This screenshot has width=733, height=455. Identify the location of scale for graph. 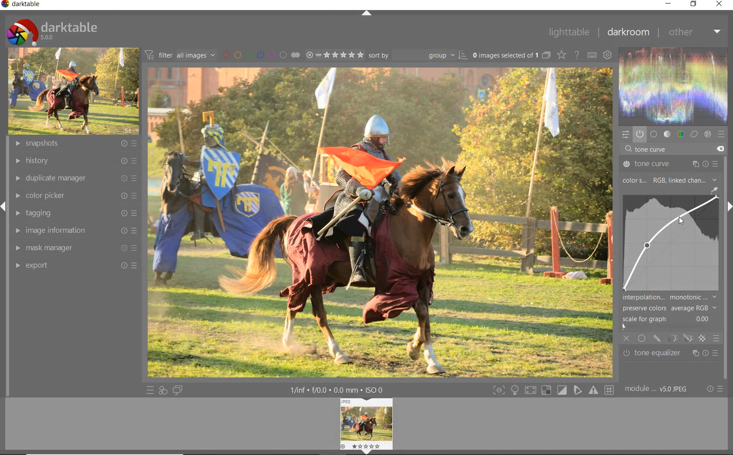
(668, 319).